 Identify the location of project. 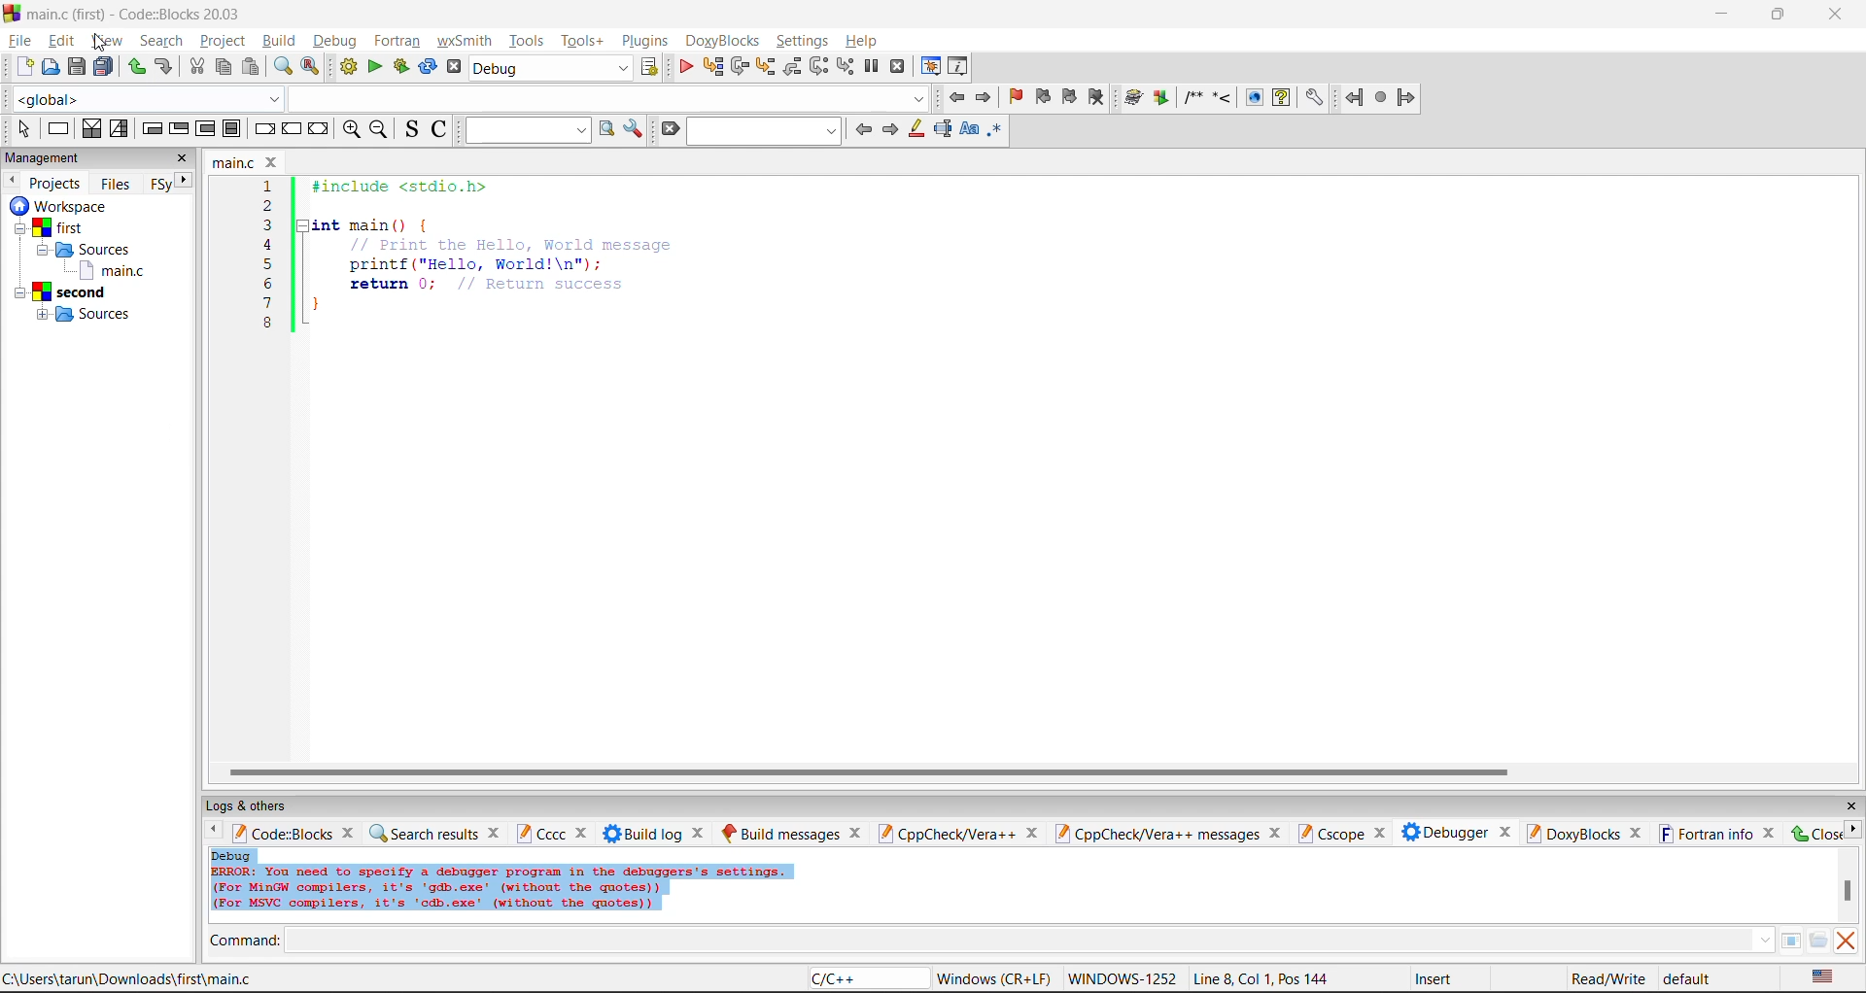
(225, 41).